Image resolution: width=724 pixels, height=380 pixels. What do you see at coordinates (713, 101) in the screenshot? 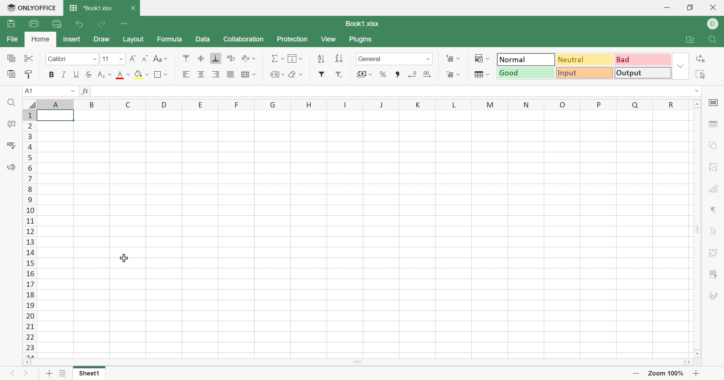
I see `Slide settings` at bounding box center [713, 101].